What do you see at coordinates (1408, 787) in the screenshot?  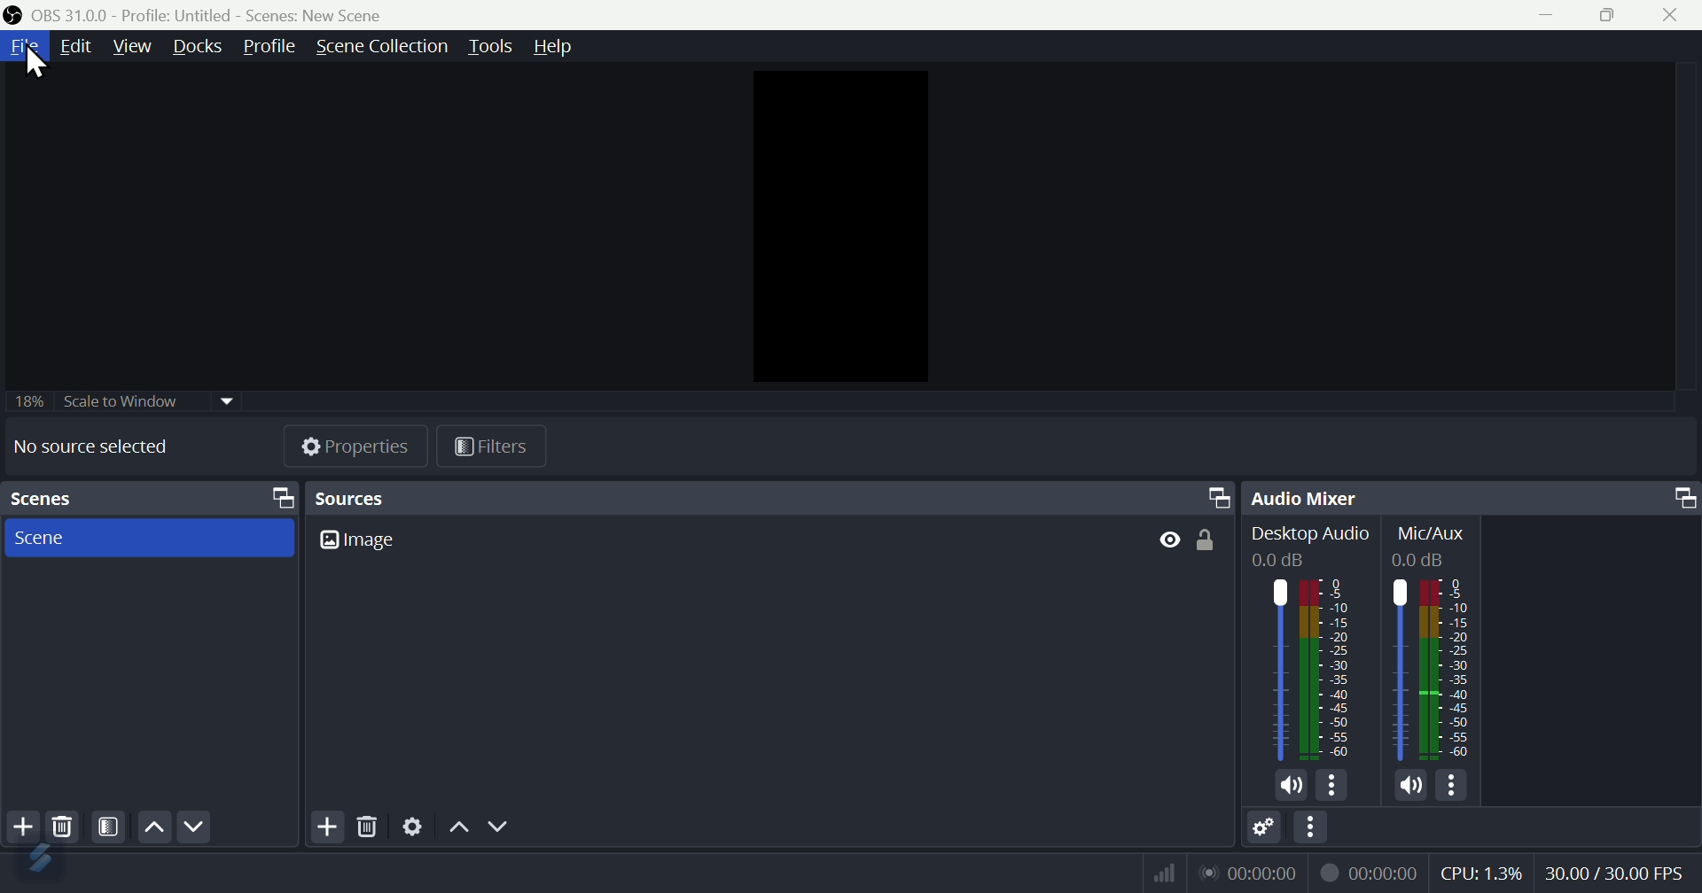 I see `volume` at bounding box center [1408, 787].